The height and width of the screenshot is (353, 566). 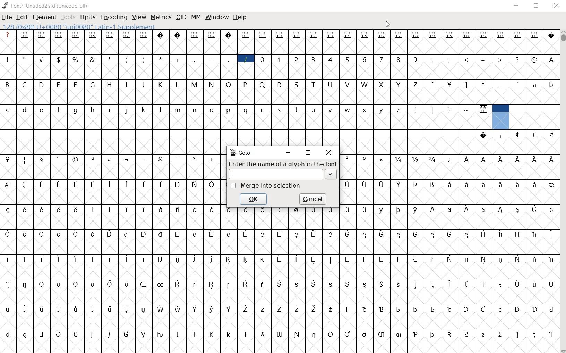 What do you see at coordinates (534, 334) in the screenshot?
I see `Symbol` at bounding box center [534, 334].